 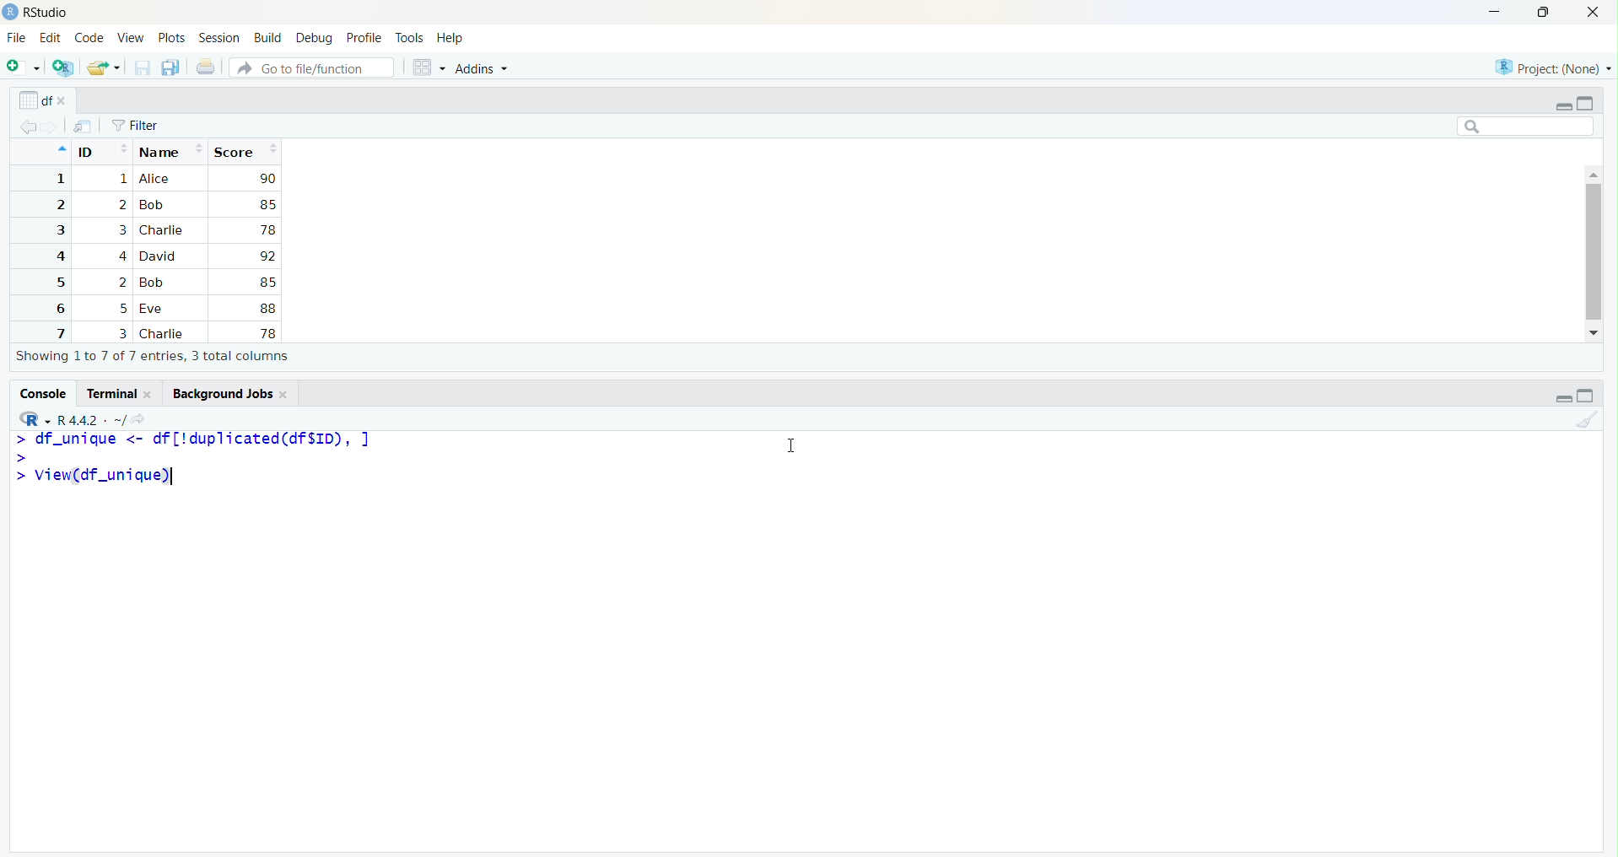 I want to click on RStudio menu, so click(x=35, y=419).